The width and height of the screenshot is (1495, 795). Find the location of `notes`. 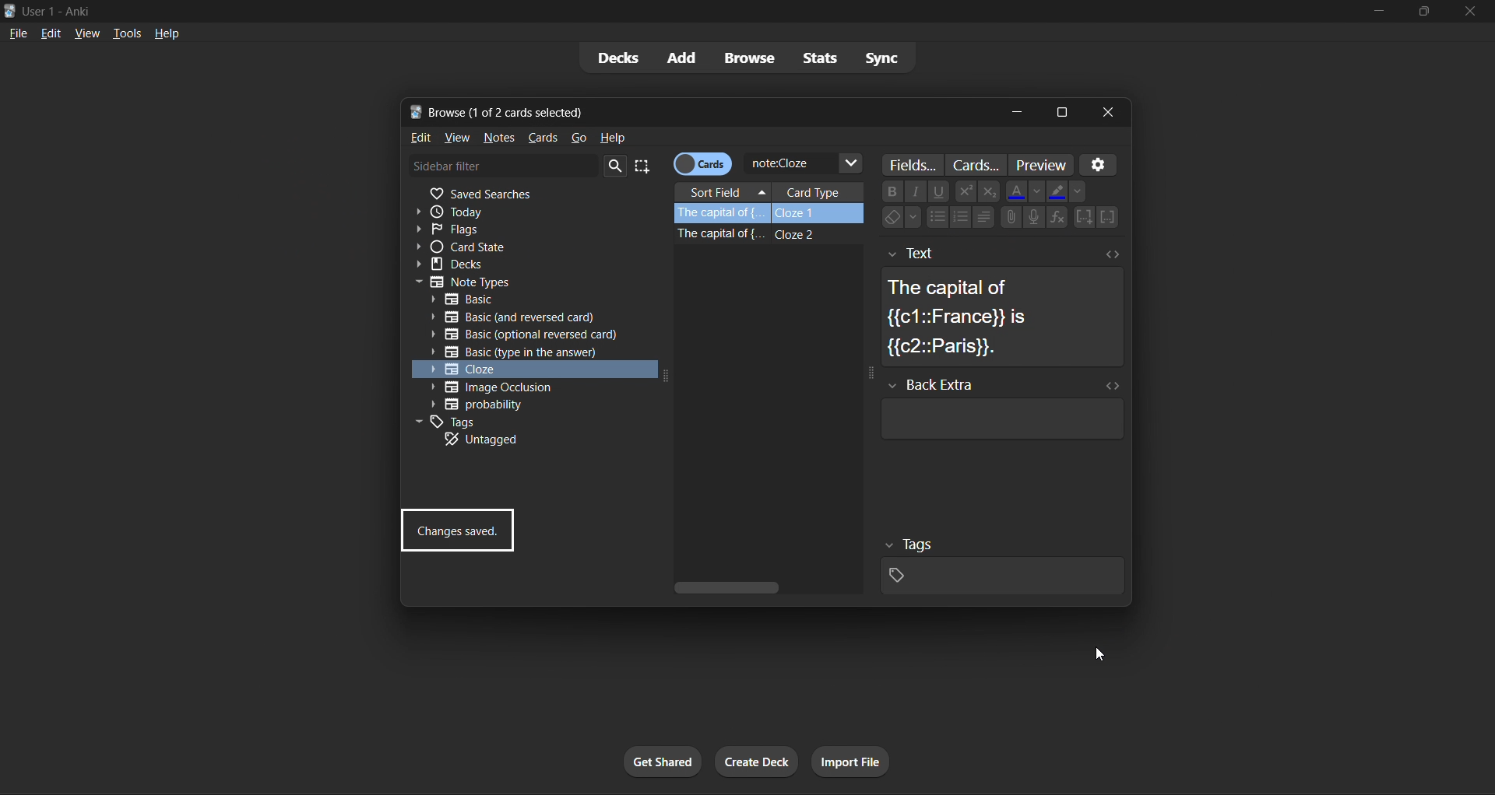

notes is located at coordinates (497, 138).